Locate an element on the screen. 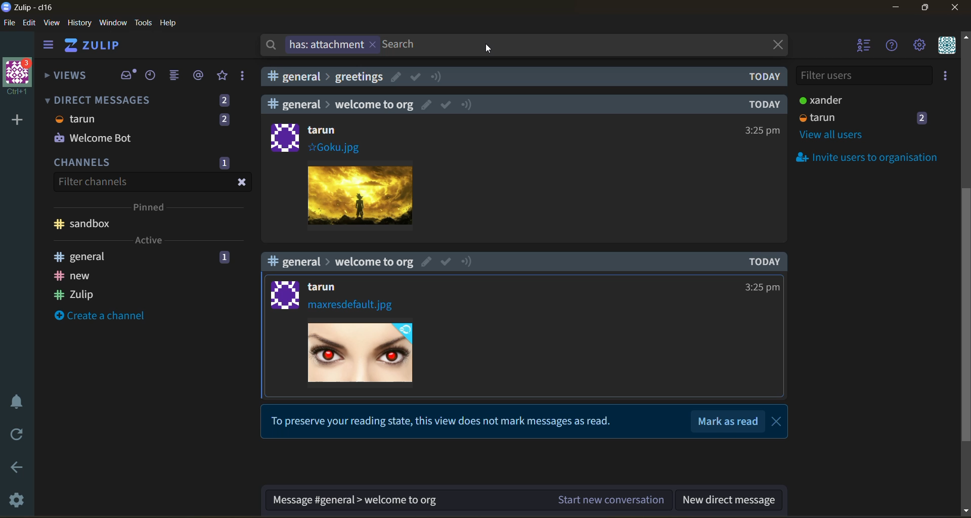 Image resolution: width=971 pixels, height=518 pixels. scroll bar is located at coordinates (965, 275).